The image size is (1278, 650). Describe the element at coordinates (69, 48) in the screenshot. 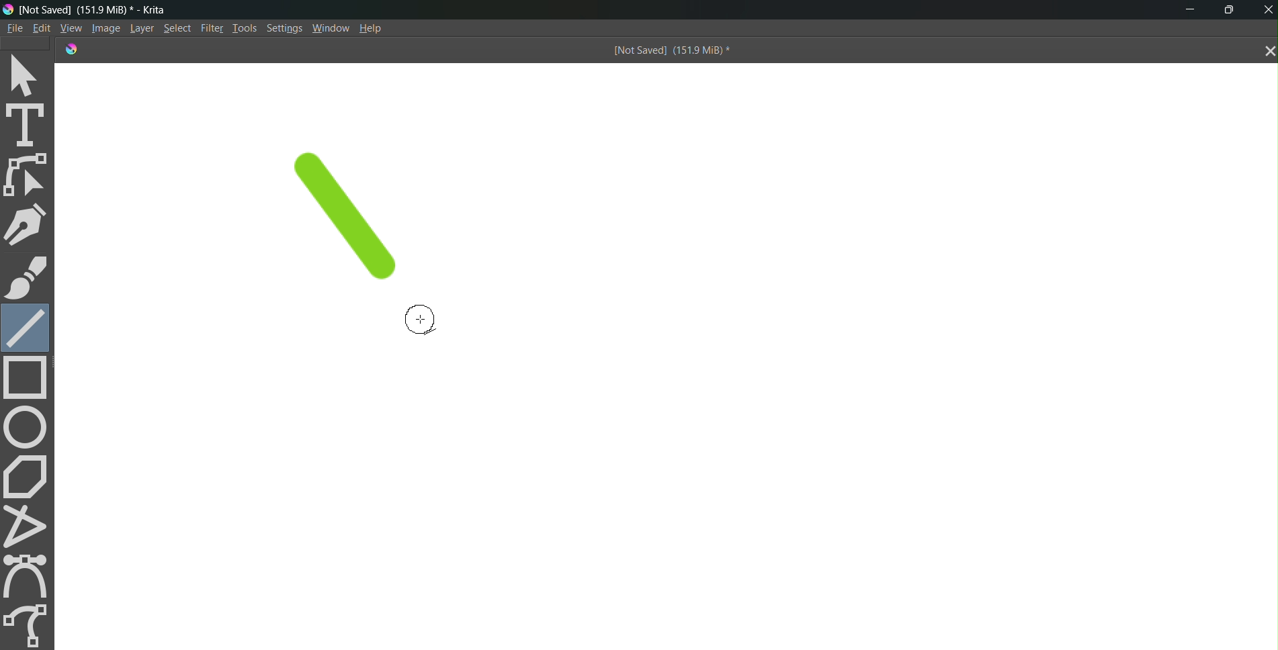

I see `logo` at that location.